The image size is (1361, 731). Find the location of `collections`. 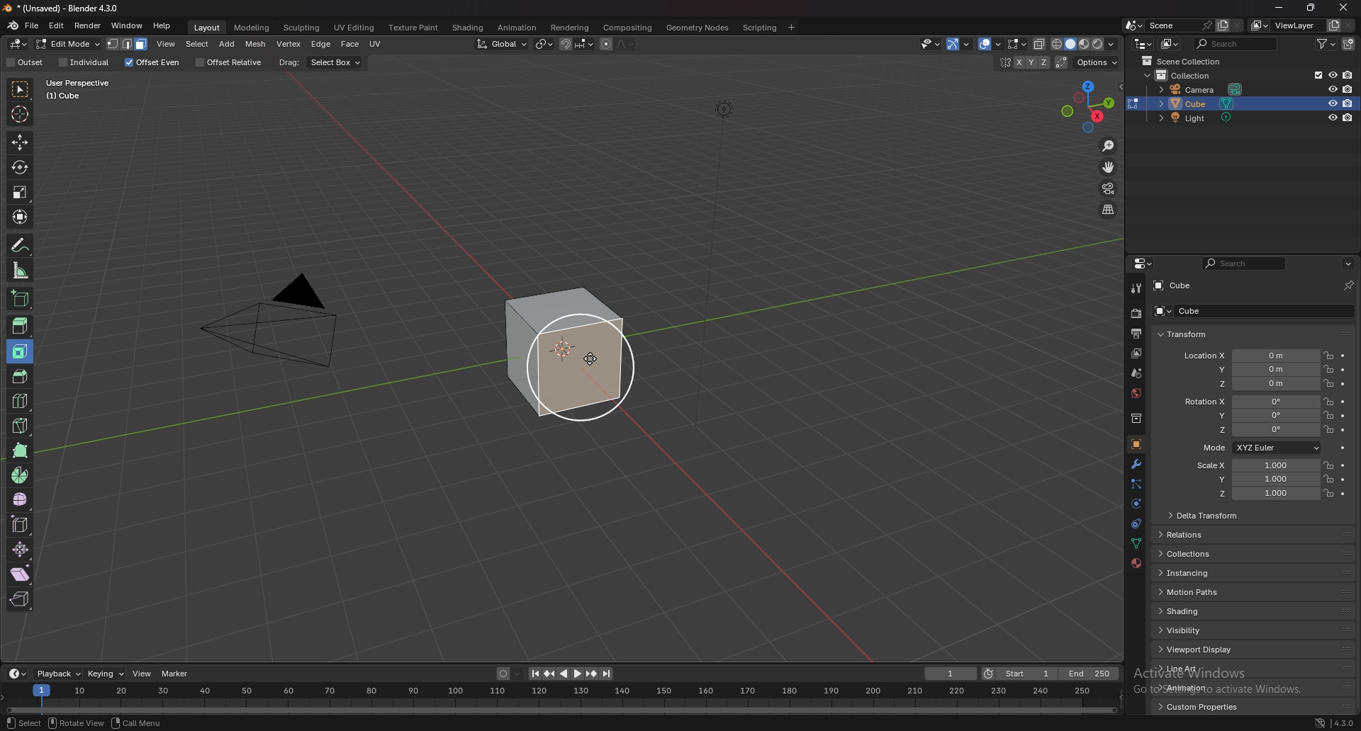

collections is located at coordinates (1195, 553).